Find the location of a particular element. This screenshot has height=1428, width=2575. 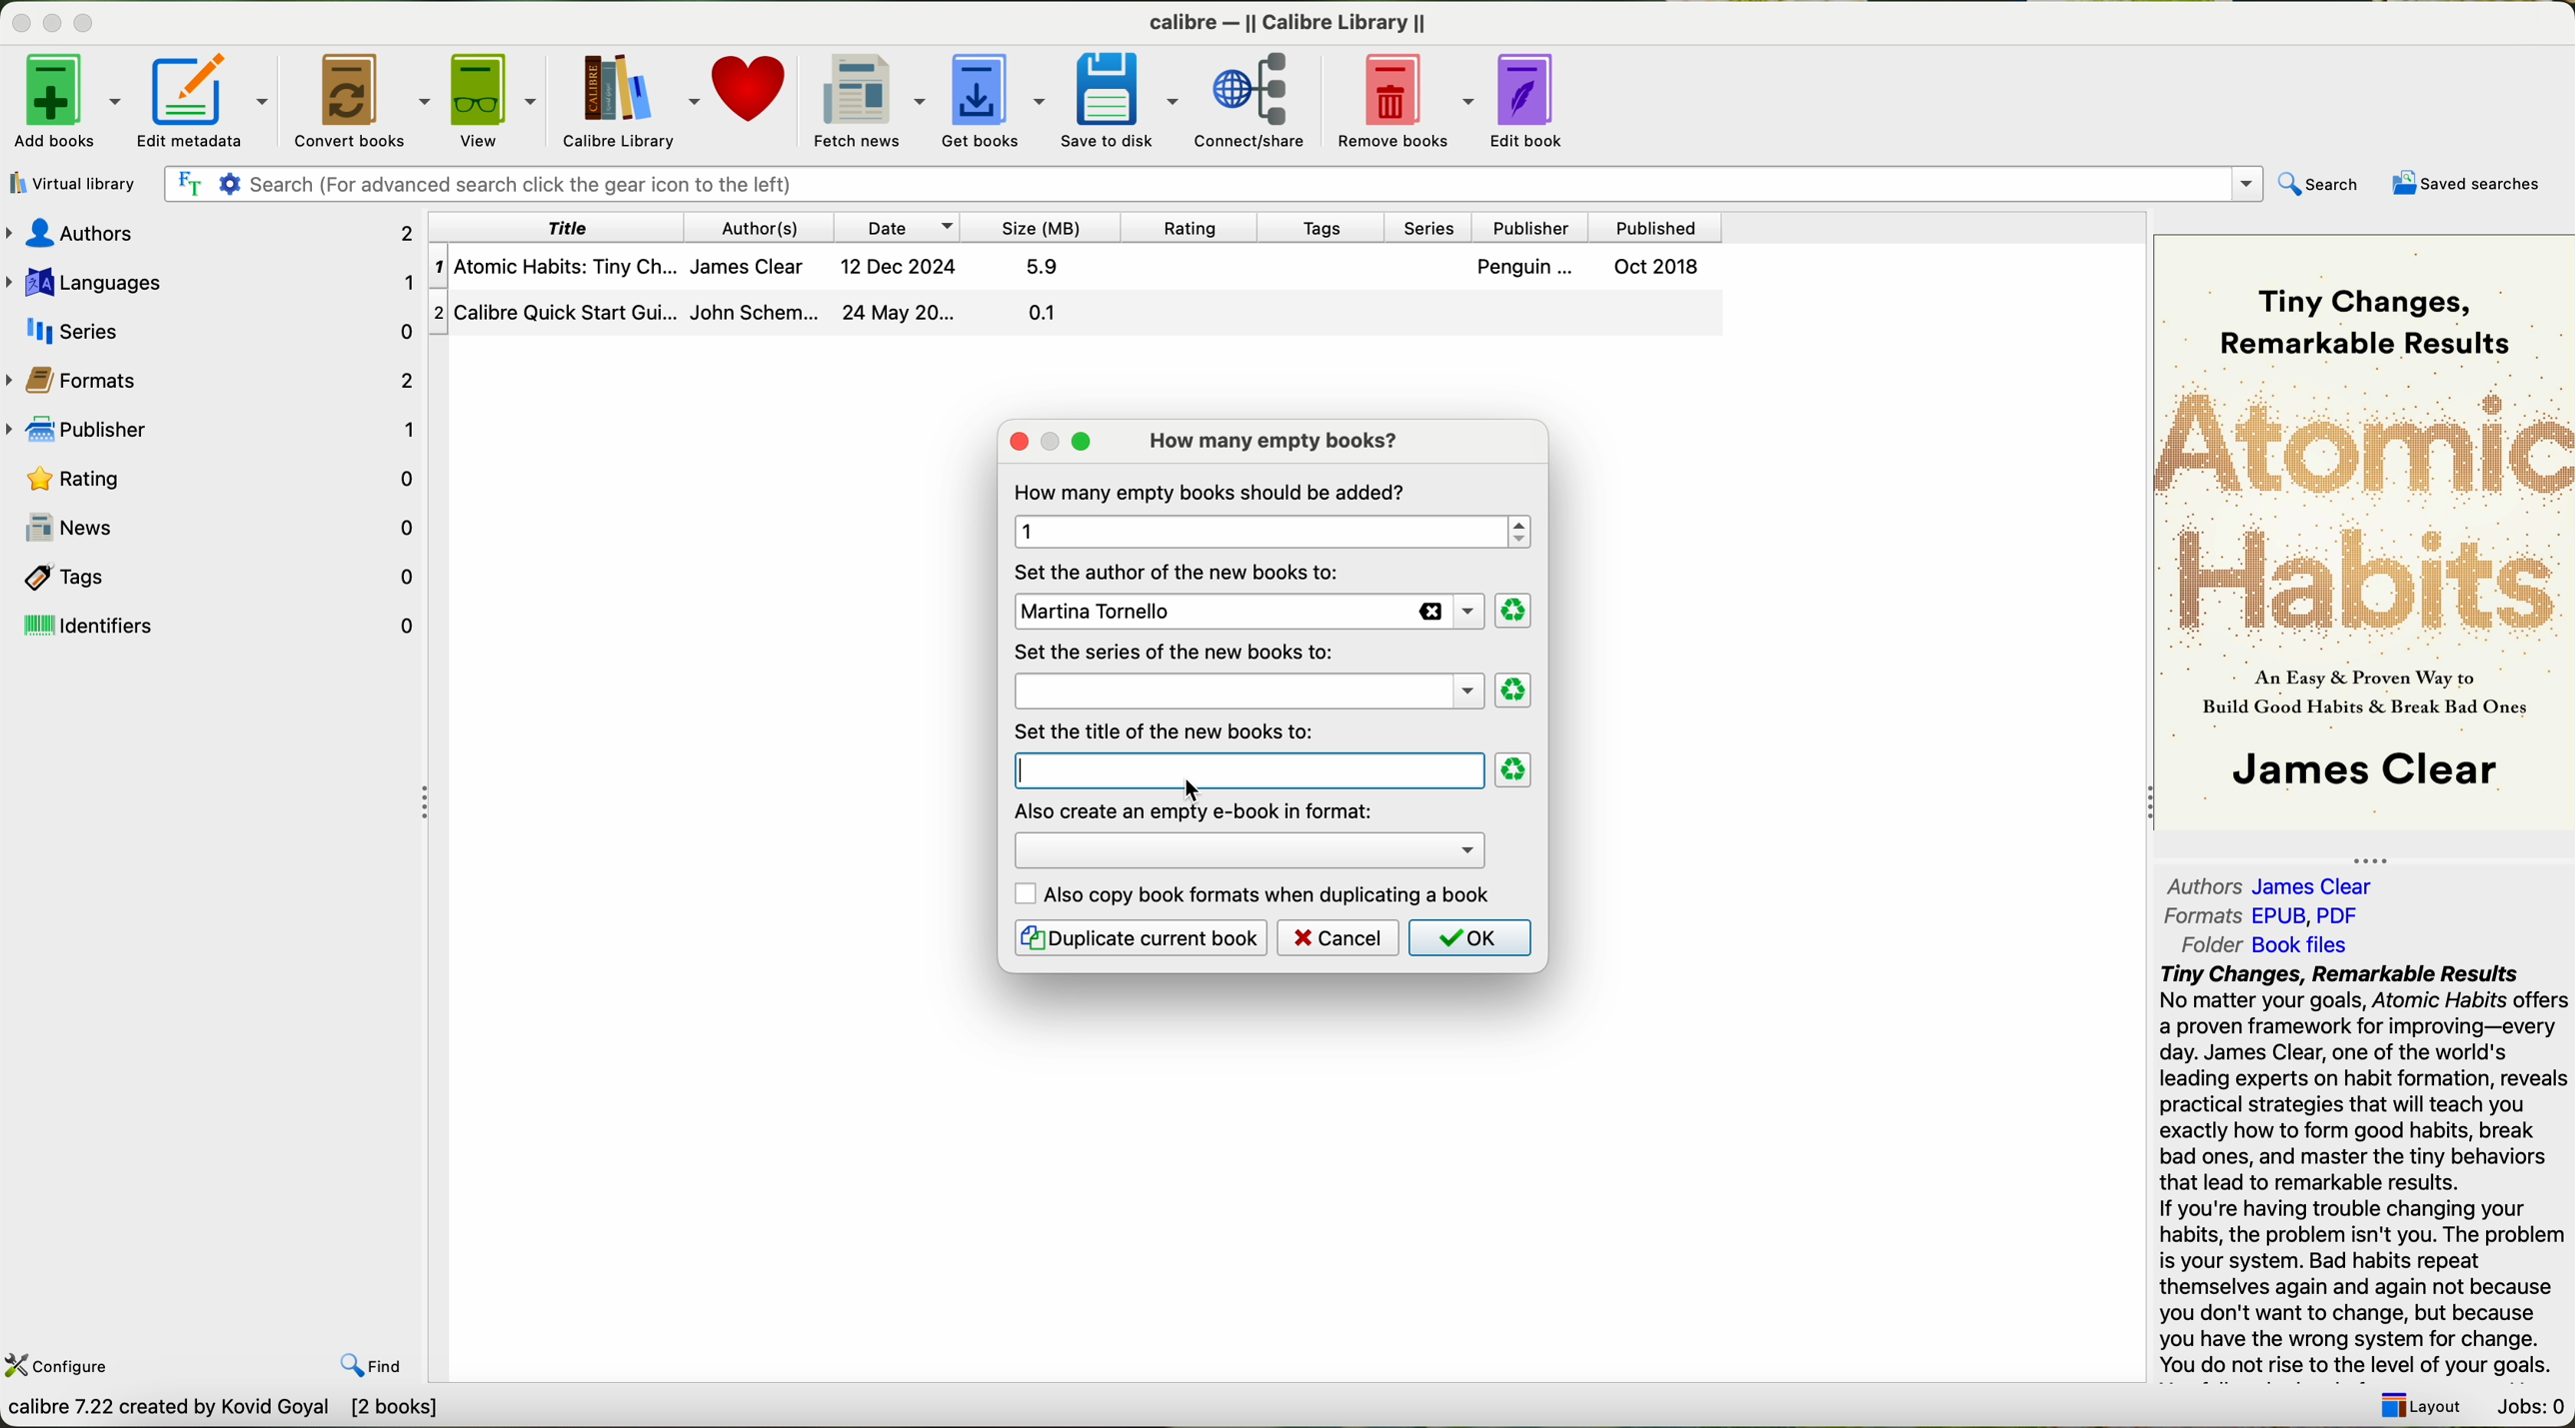

click on add books options is located at coordinates (66, 100).